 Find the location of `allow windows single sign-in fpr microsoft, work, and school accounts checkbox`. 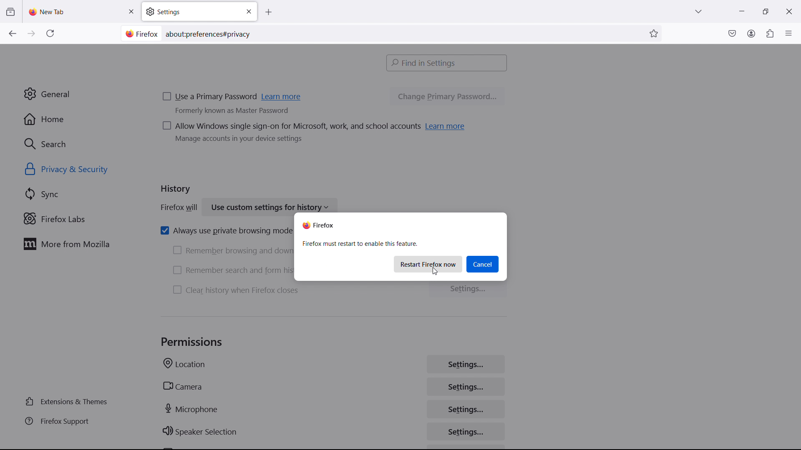

allow windows single sign-in fpr microsoft, work, and school accounts checkbox is located at coordinates (290, 127).